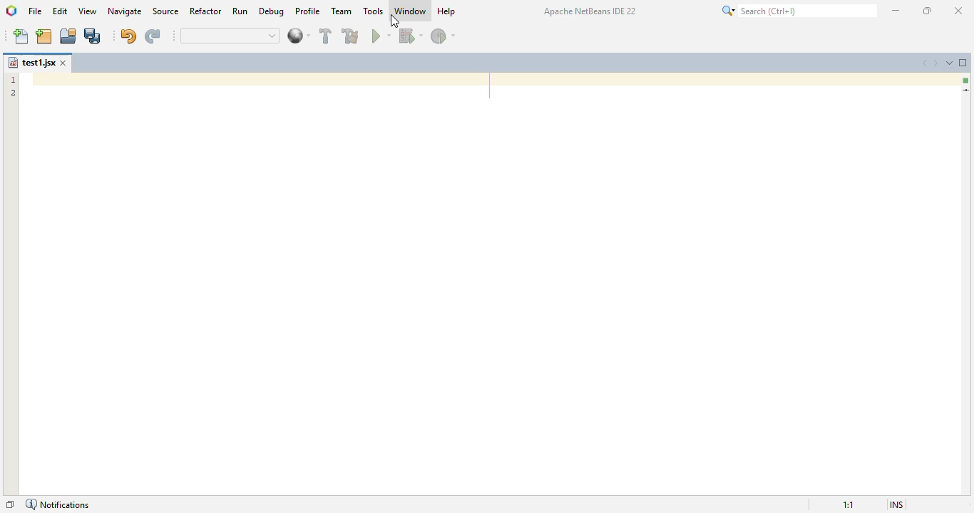 The width and height of the screenshot is (974, 513). Describe the element at coordinates (165, 11) in the screenshot. I see `source` at that location.